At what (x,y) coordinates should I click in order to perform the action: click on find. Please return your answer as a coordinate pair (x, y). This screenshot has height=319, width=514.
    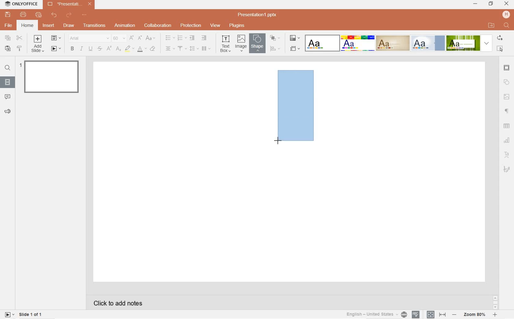
    Looking at the image, I should click on (7, 69).